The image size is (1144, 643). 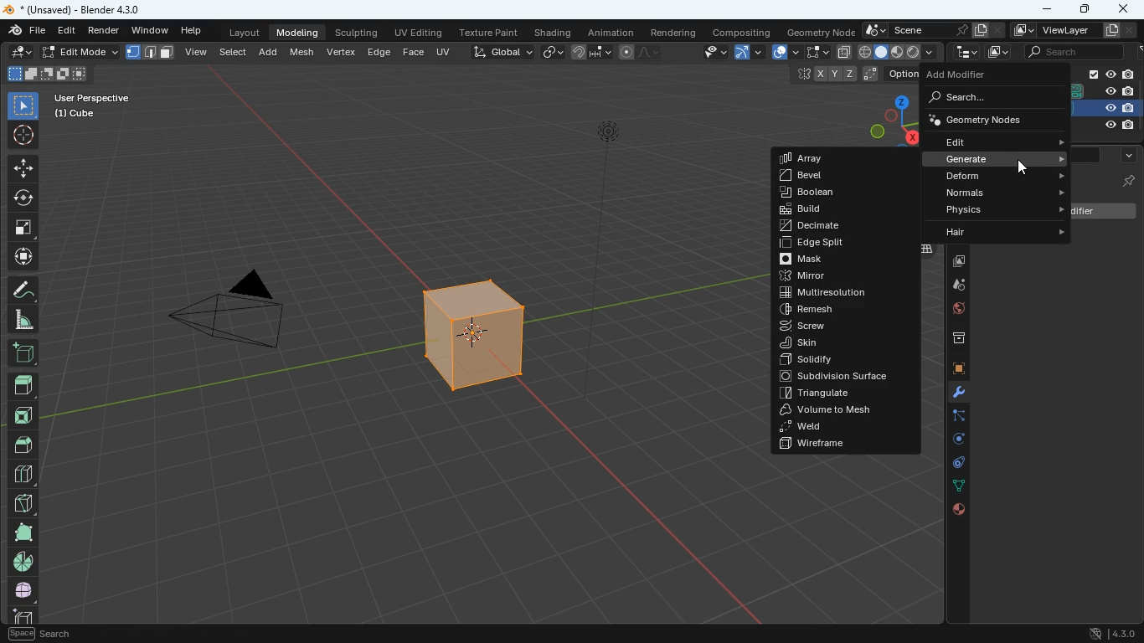 What do you see at coordinates (359, 33) in the screenshot?
I see `sculpting` at bounding box center [359, 33].